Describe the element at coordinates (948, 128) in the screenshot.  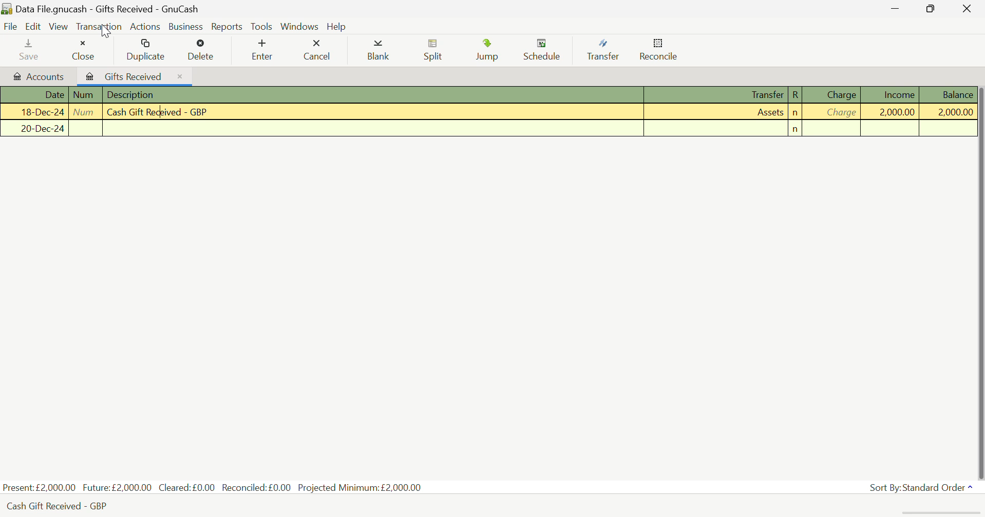
I see `Balance` at that location.